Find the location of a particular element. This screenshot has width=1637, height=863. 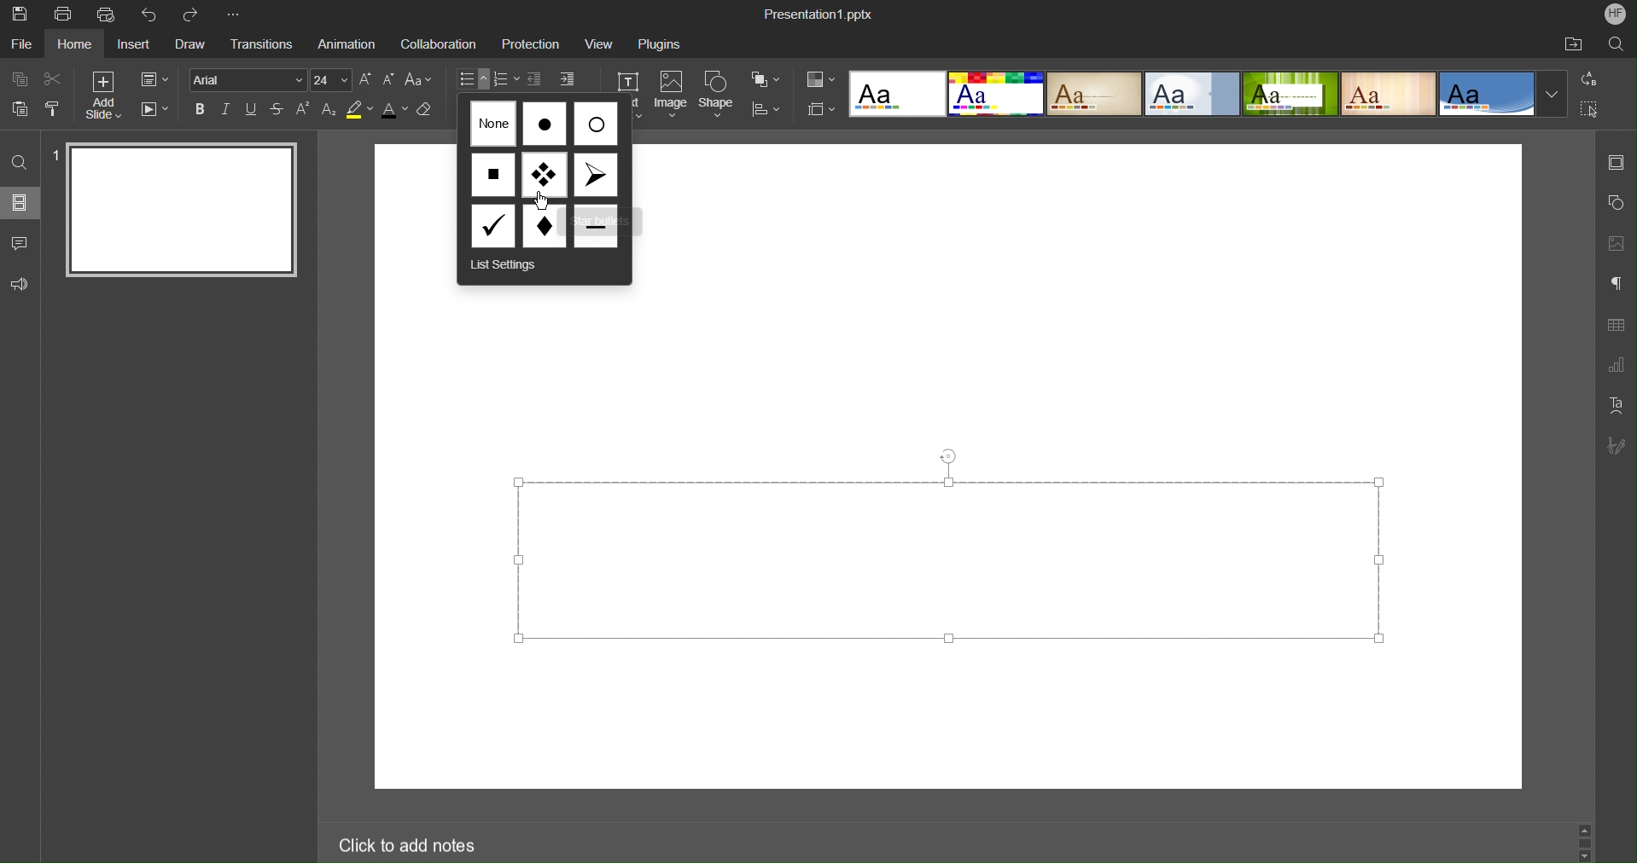

More is located at coordinates (240, 14).